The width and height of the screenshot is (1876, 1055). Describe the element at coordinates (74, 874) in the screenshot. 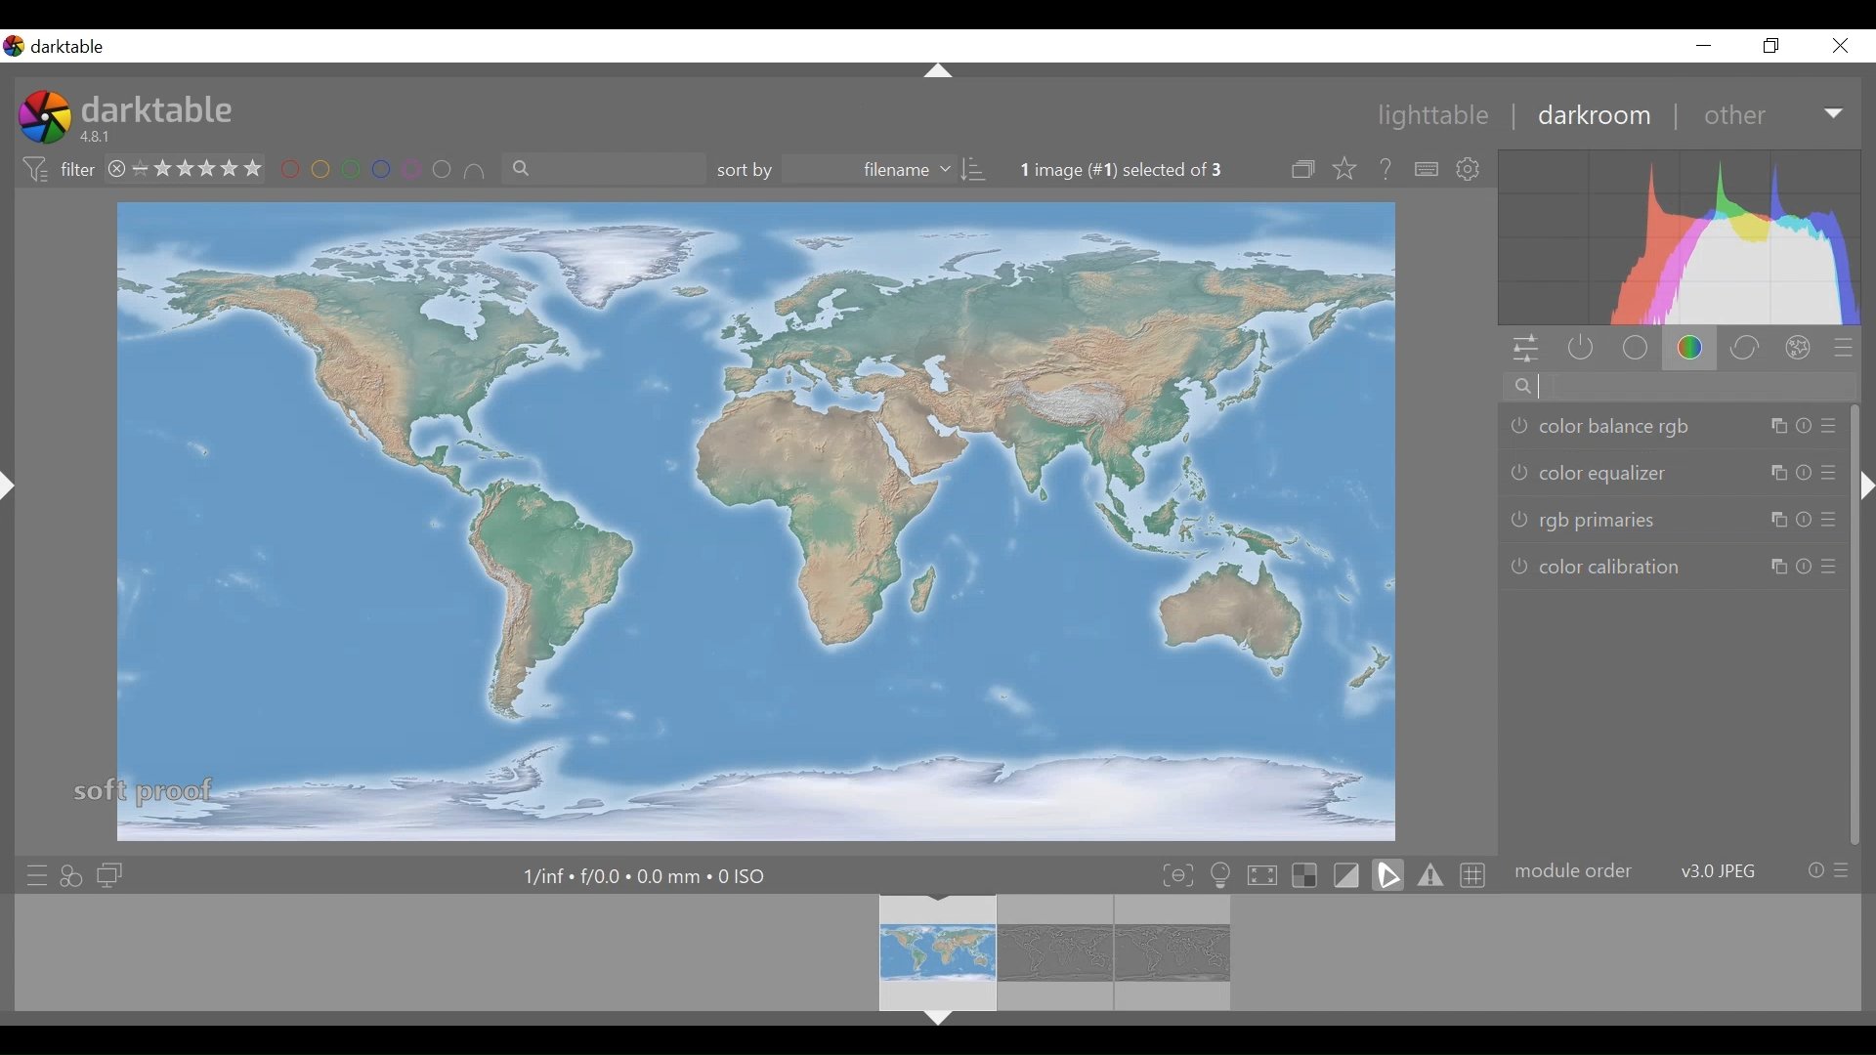

I see `quick access for applying any of styles` at that location.